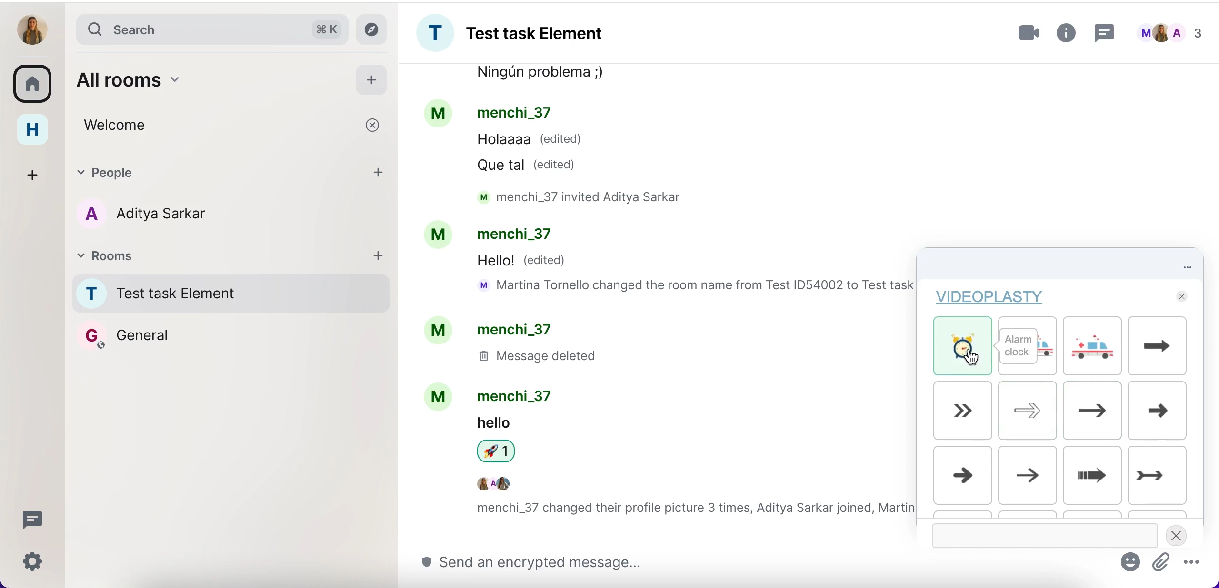 The width and height of the screenshot is (1219, 588). Describe the element at coordinates (662, 562) in the screenshot. I see `send message` at that location.